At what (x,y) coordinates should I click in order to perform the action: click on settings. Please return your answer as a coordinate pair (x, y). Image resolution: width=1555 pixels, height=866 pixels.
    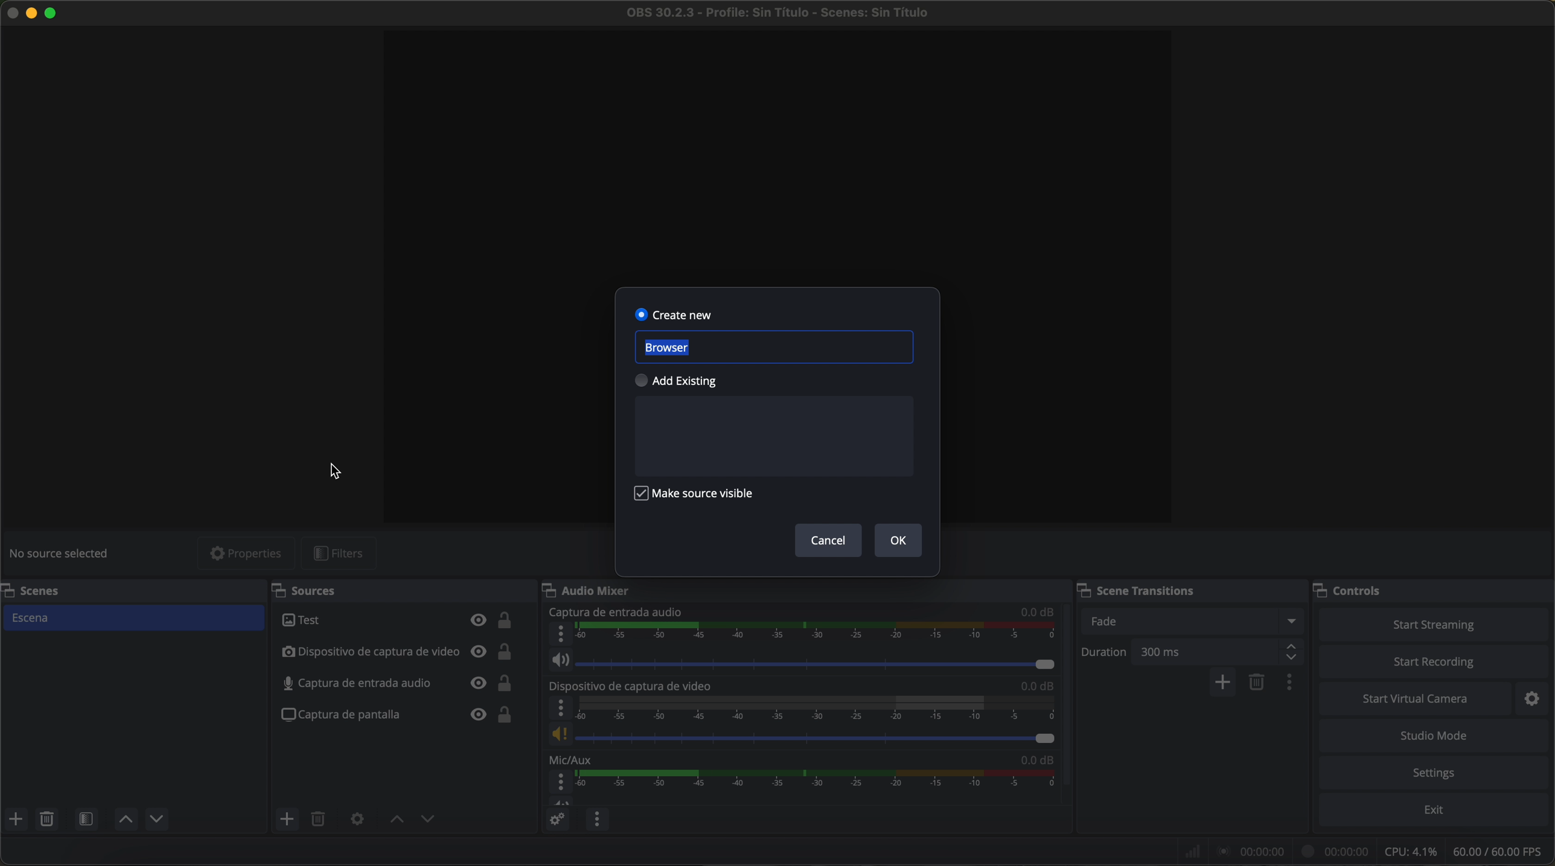
    Looking at the image, I should click on (1534, 700).